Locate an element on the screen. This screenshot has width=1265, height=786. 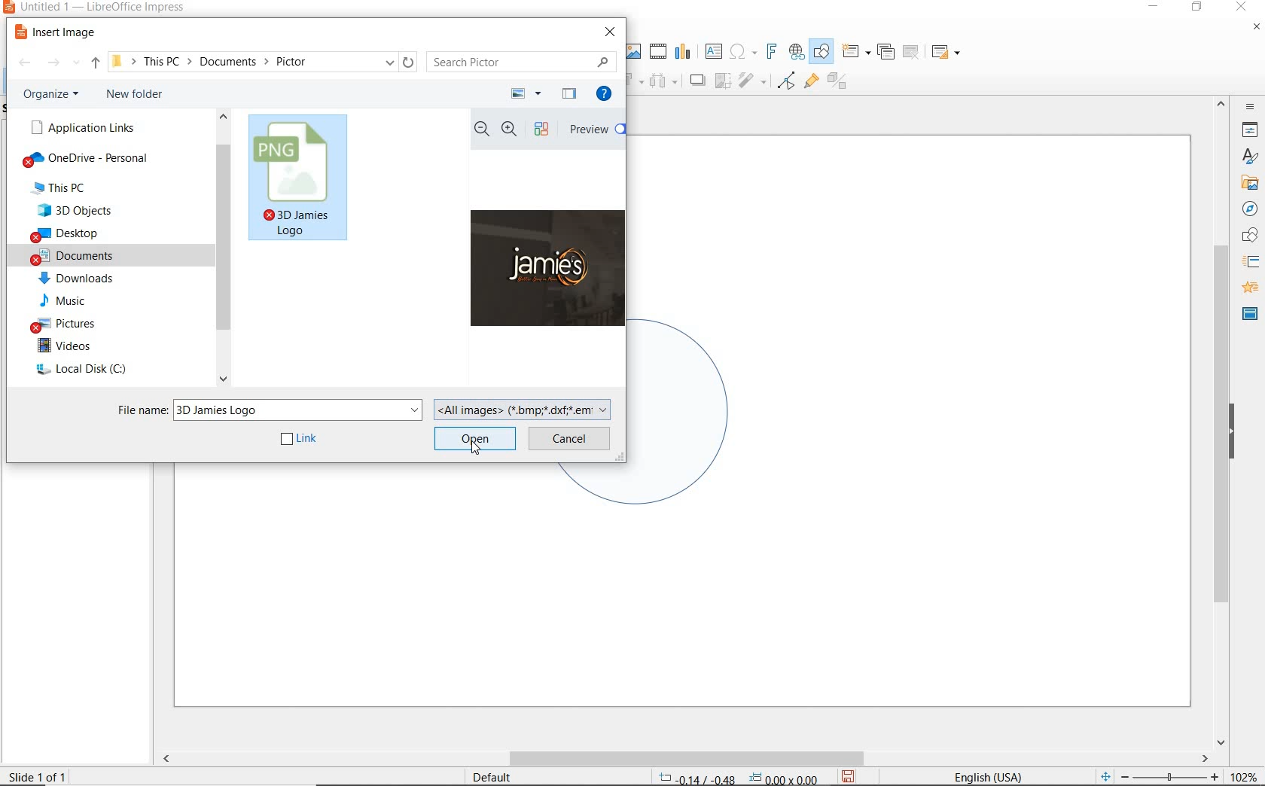
toggle extrusion is located at coordinates (841, 83).